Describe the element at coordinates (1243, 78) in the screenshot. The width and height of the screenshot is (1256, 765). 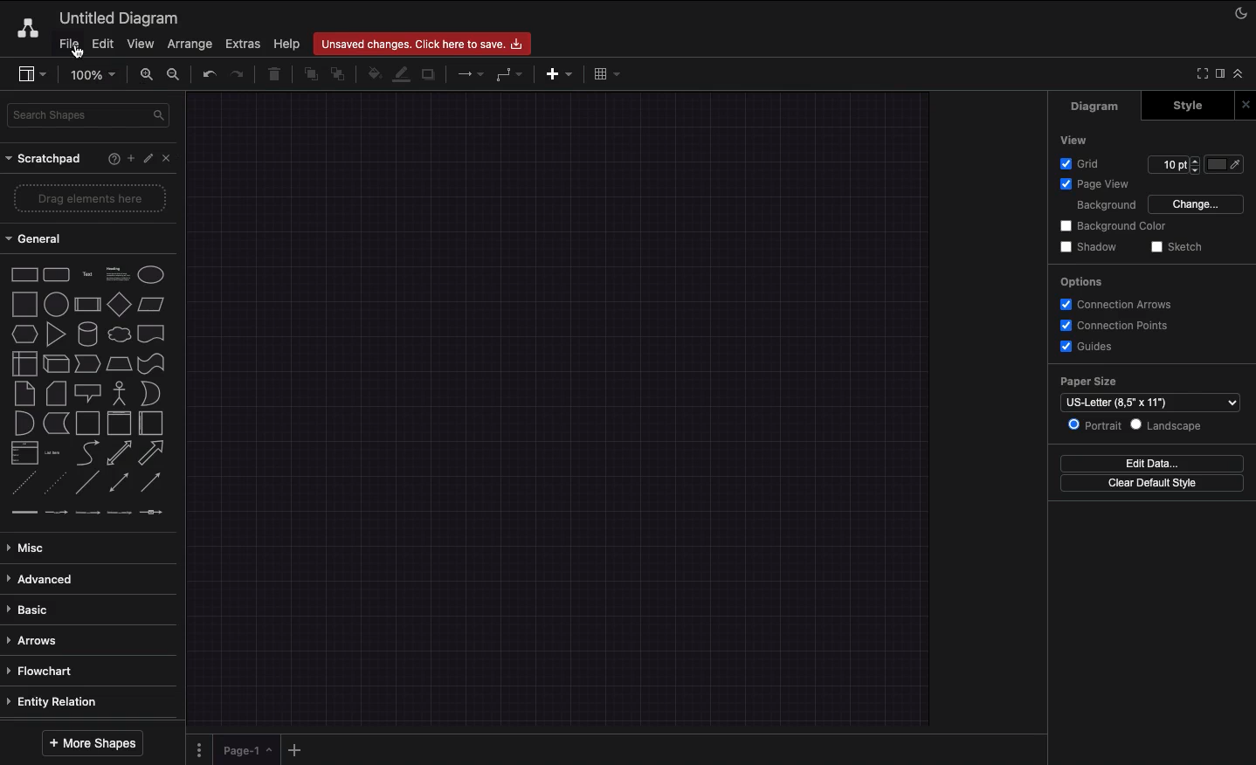
I see `Collapse expand` at that location.